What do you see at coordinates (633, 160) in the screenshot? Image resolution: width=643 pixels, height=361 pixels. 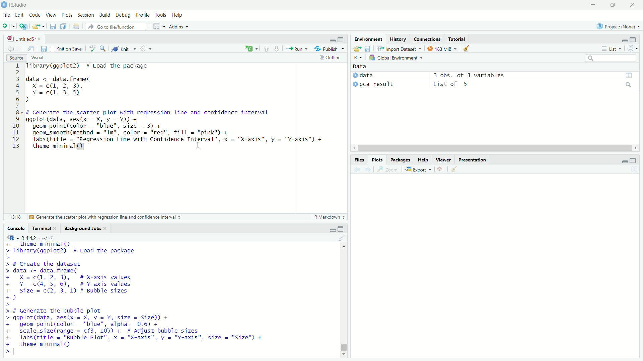 I see `expand` at bounding box center [633, 160].